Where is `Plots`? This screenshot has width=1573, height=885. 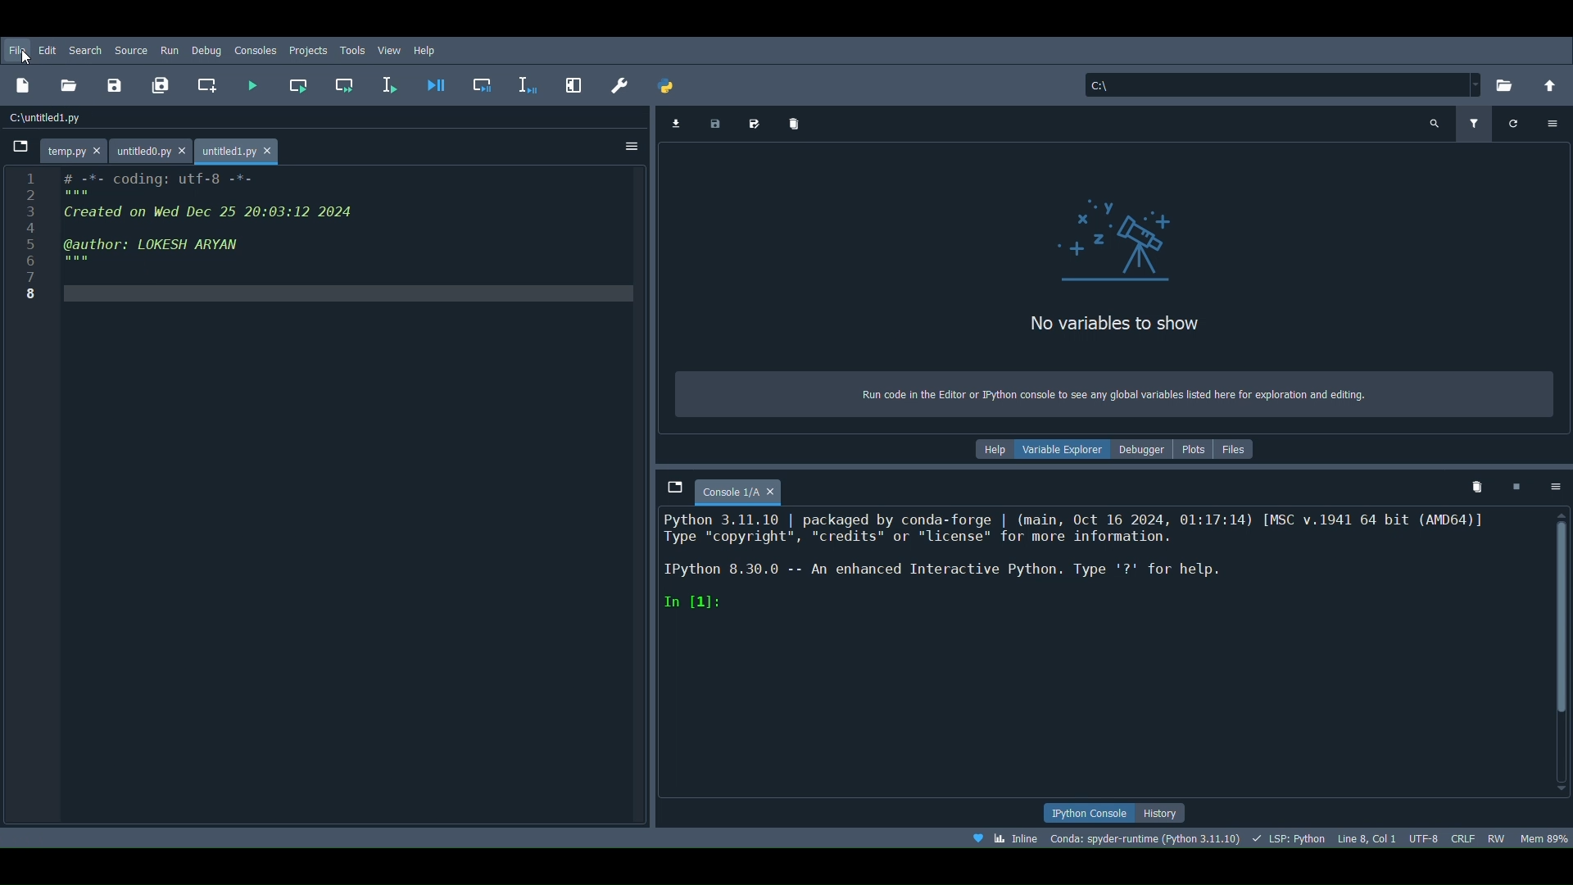
Plots is located at coordinates (1194, 450).